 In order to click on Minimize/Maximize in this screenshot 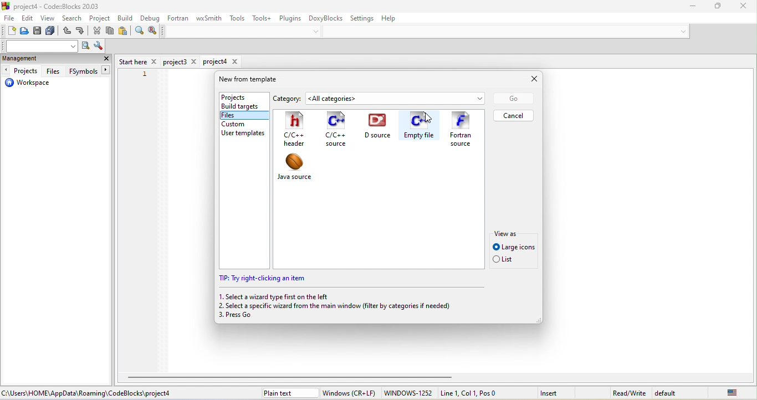, I will do `click(713, 7)`.